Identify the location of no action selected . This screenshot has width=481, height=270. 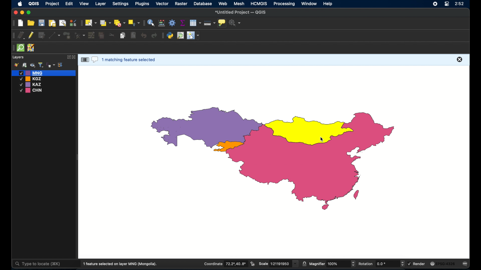
(235, 23).